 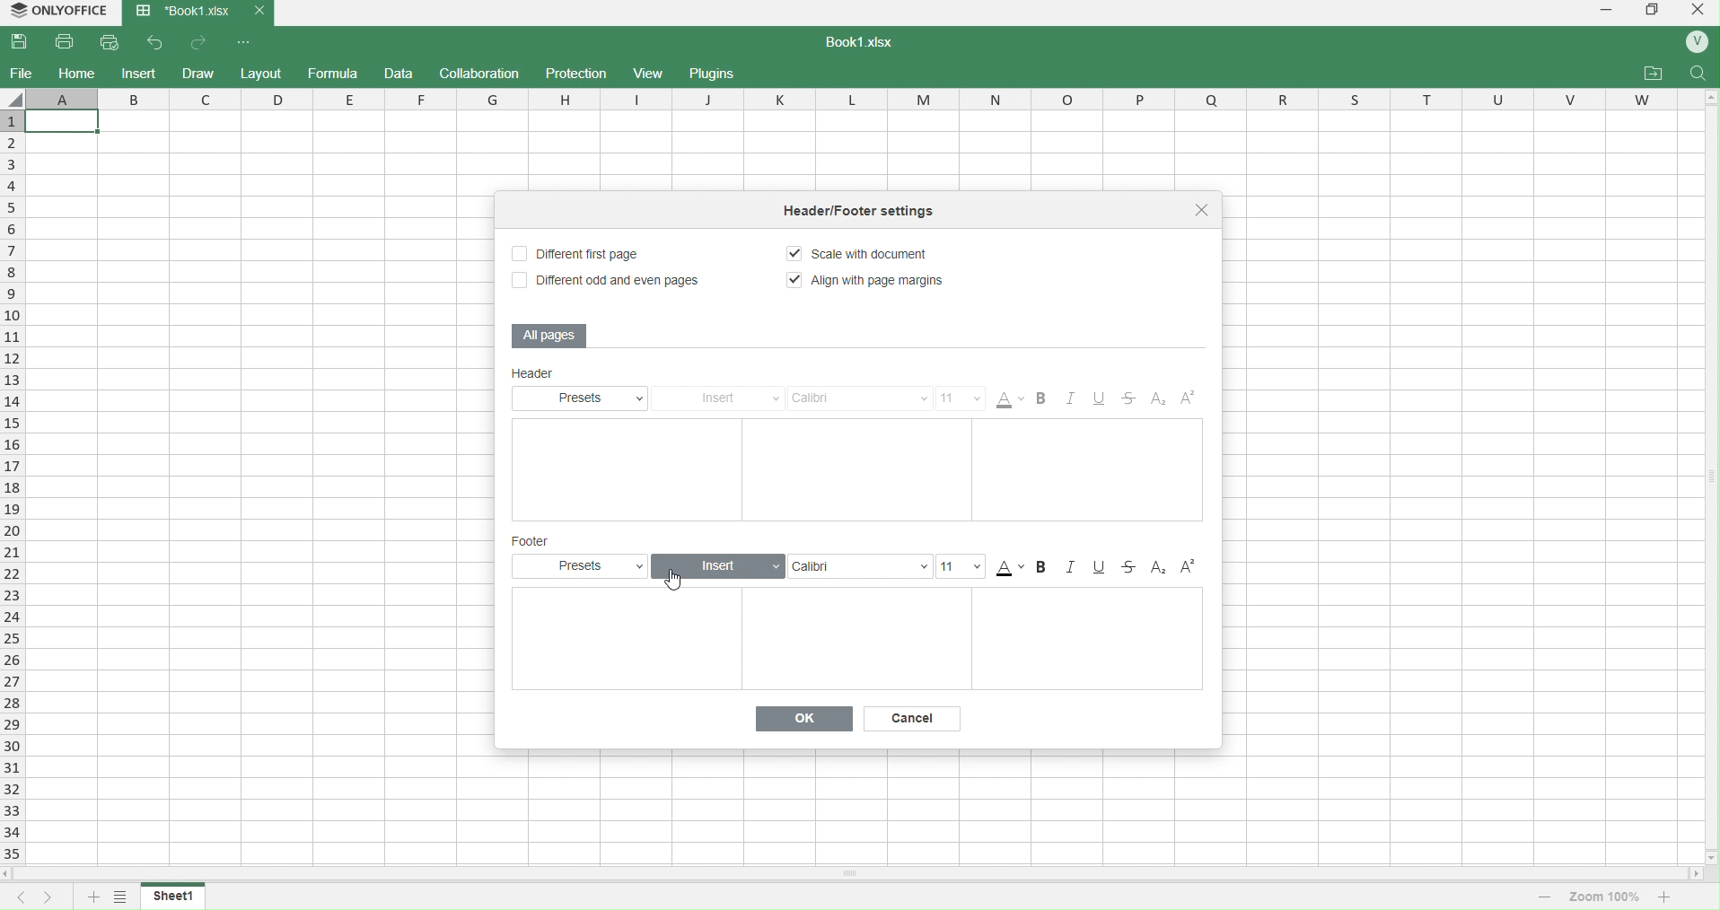 I want to click on move left, so click(x=11, y=874).